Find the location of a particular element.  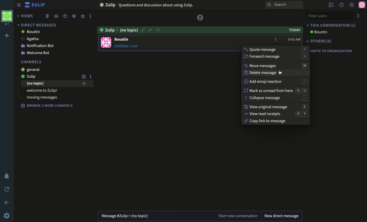

date time is located at coordinates (65, 16).